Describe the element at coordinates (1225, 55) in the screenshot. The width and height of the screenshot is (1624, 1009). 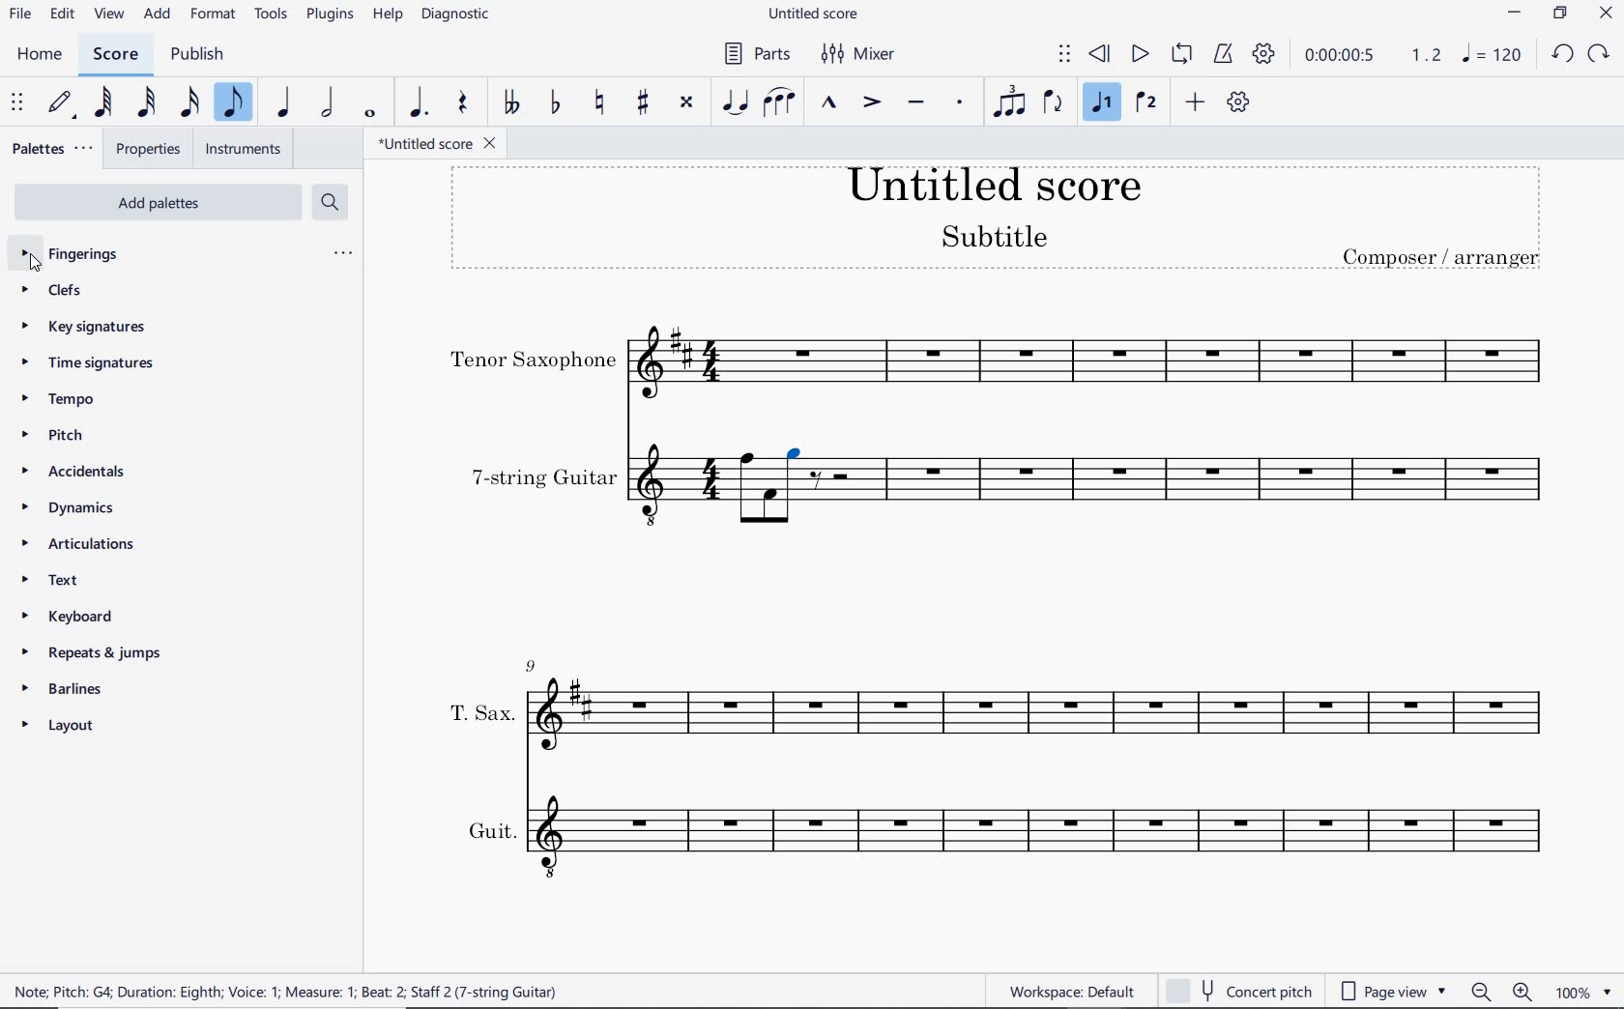
I see `METRONOME` at that location.